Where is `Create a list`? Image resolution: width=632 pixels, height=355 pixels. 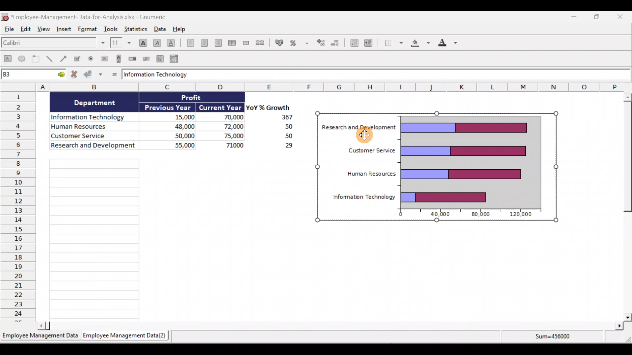
Create a list is located at coordinates (161, 57).